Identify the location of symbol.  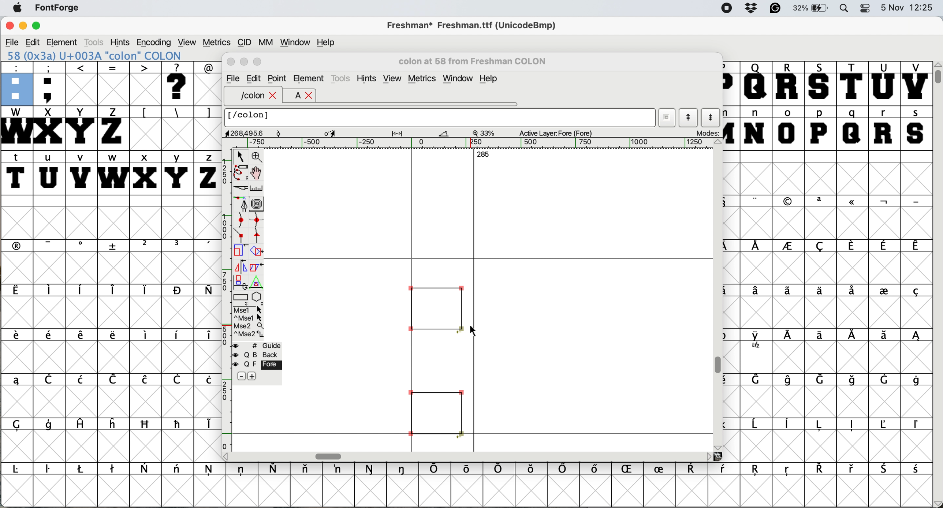
(821, 425).